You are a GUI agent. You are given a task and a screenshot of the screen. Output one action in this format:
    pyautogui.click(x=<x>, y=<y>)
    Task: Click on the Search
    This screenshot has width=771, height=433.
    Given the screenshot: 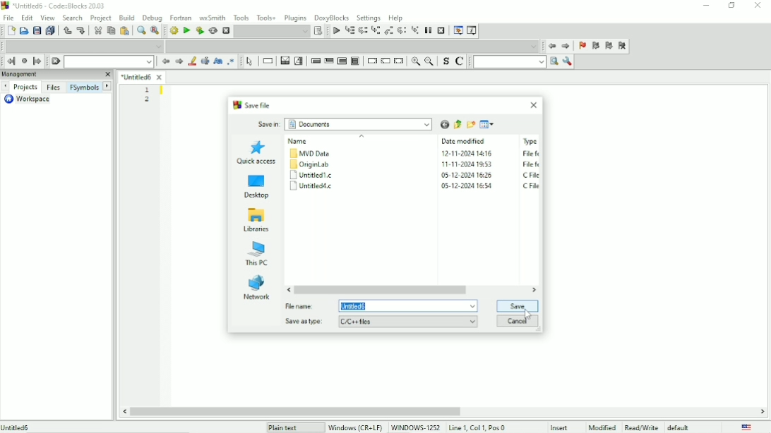 What is the action you would take?
    pyautogui.click(x=73, y=17)
    